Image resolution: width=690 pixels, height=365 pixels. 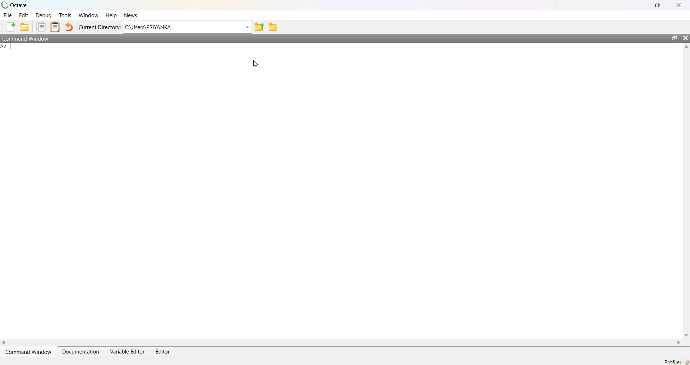 What do you see at coordinates (7, 46) in the screenshot?
I see `New line` at bounding box center [7, 46].